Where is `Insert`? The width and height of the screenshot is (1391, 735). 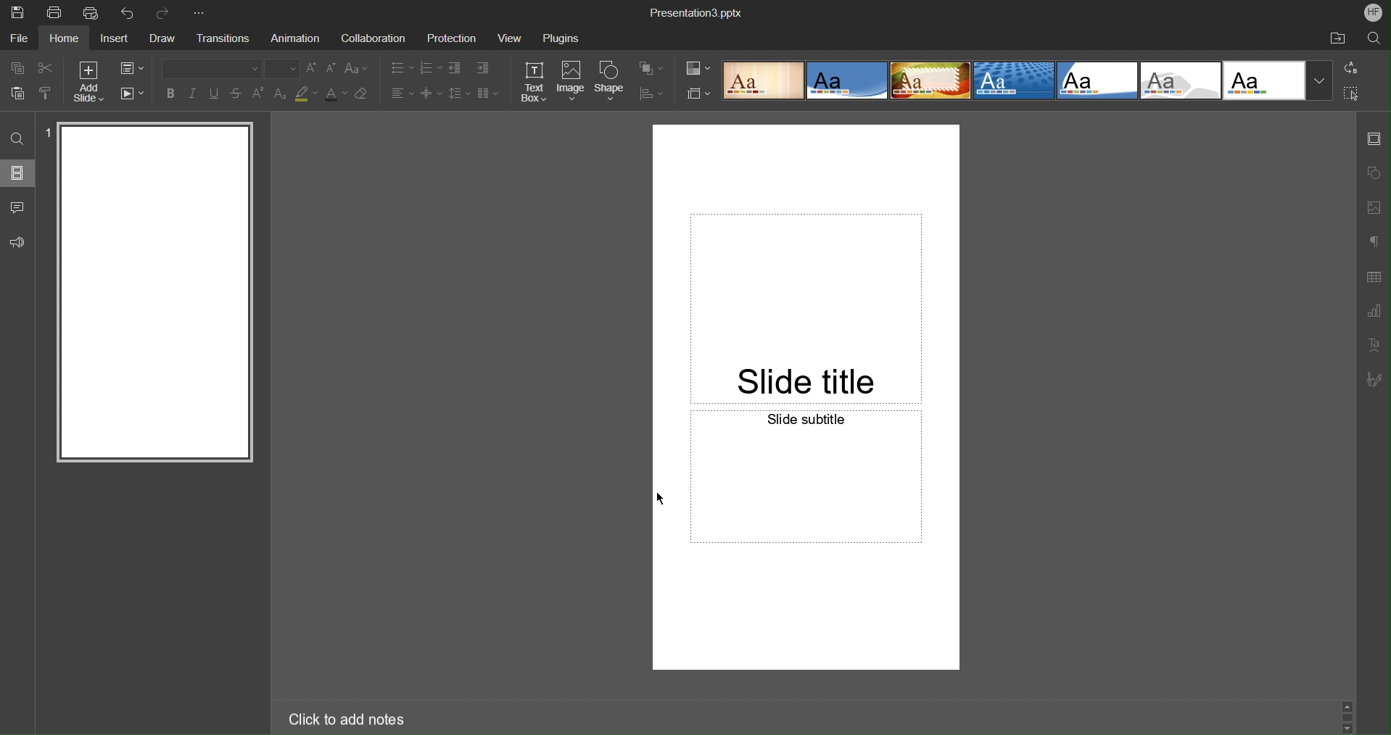 Insert is located at coordinates (115, 39).